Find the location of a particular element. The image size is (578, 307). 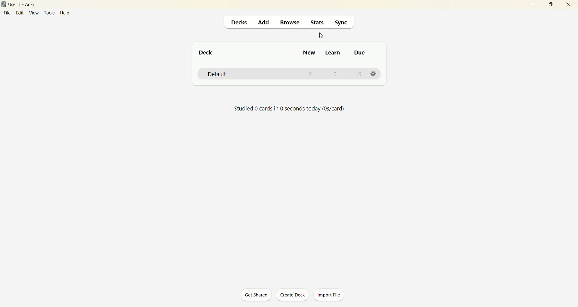

edit is located at coordinates (19, 13).